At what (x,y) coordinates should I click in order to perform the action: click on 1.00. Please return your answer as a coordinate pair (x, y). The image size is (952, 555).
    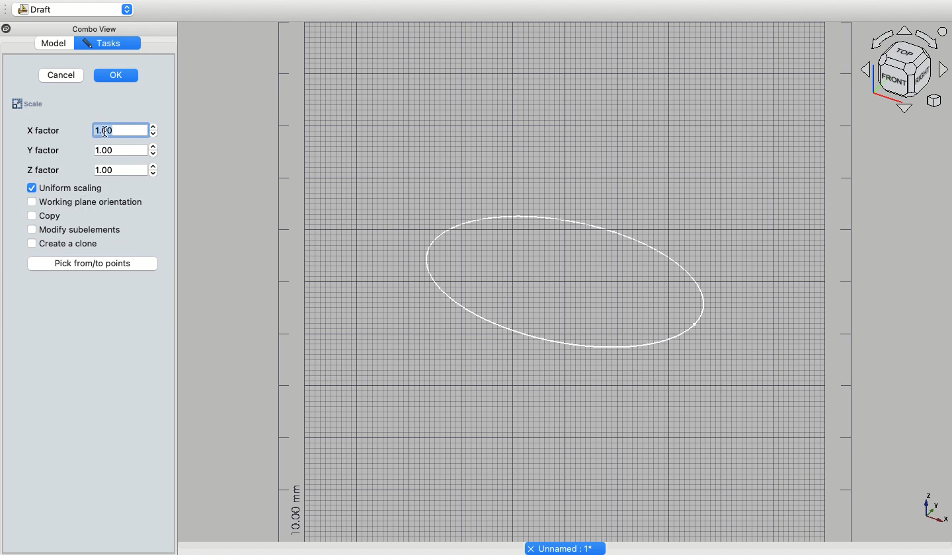
    Looking at the image, I should click on (125, 129).